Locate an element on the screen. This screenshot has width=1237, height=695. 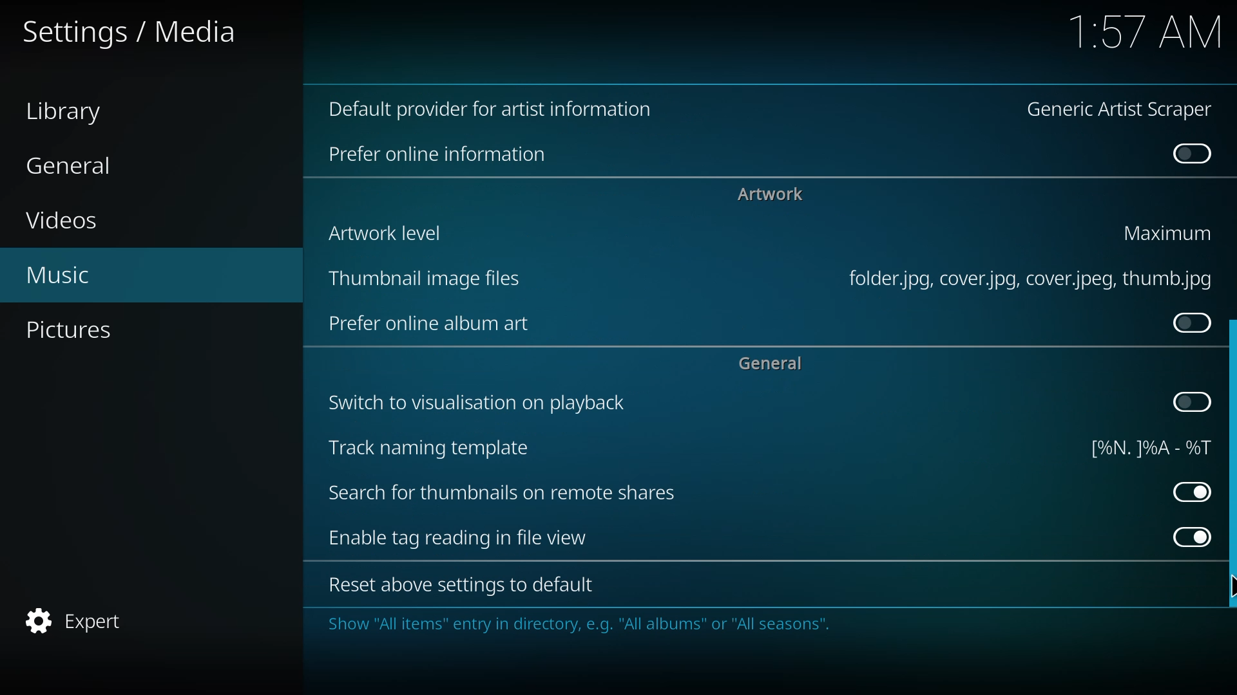
time is located at coordinates (1142, 30).